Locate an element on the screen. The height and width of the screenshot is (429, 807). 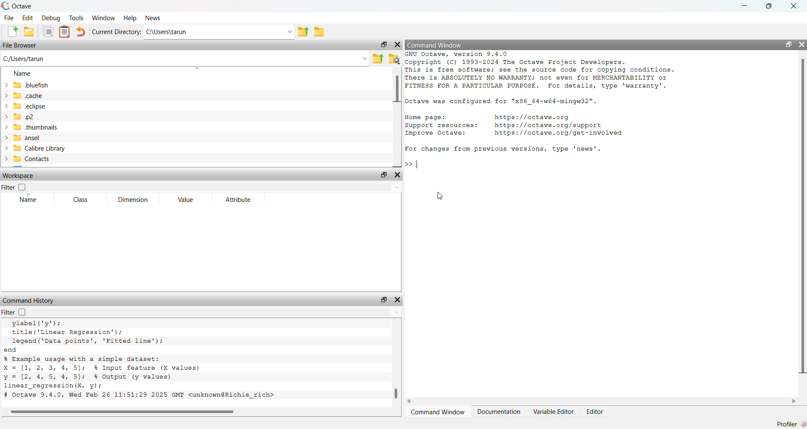
octave configuration is located at coordinates (507, 101).